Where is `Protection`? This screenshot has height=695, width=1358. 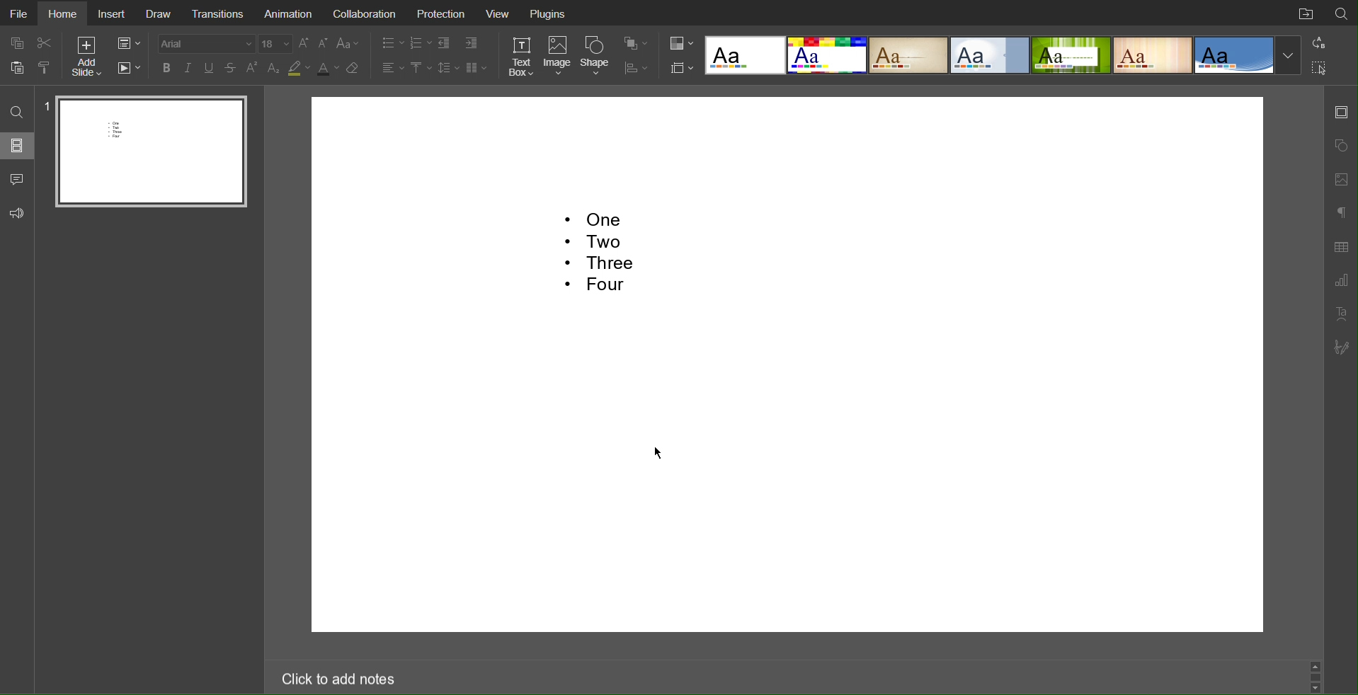
Protection is located at coordinates (439, 13).